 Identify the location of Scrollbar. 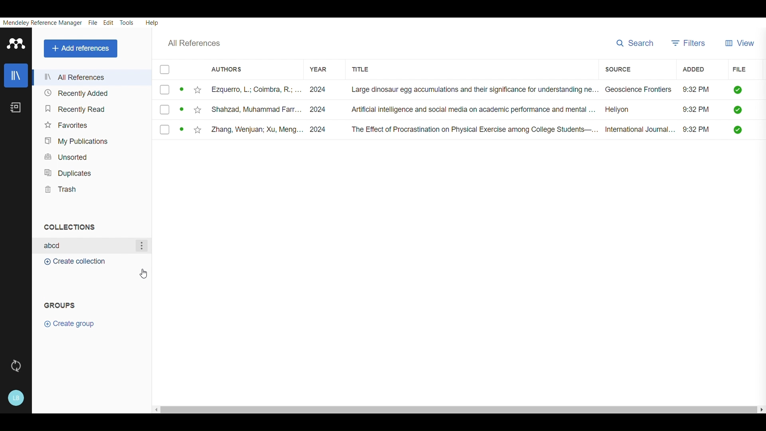
(457, 407).